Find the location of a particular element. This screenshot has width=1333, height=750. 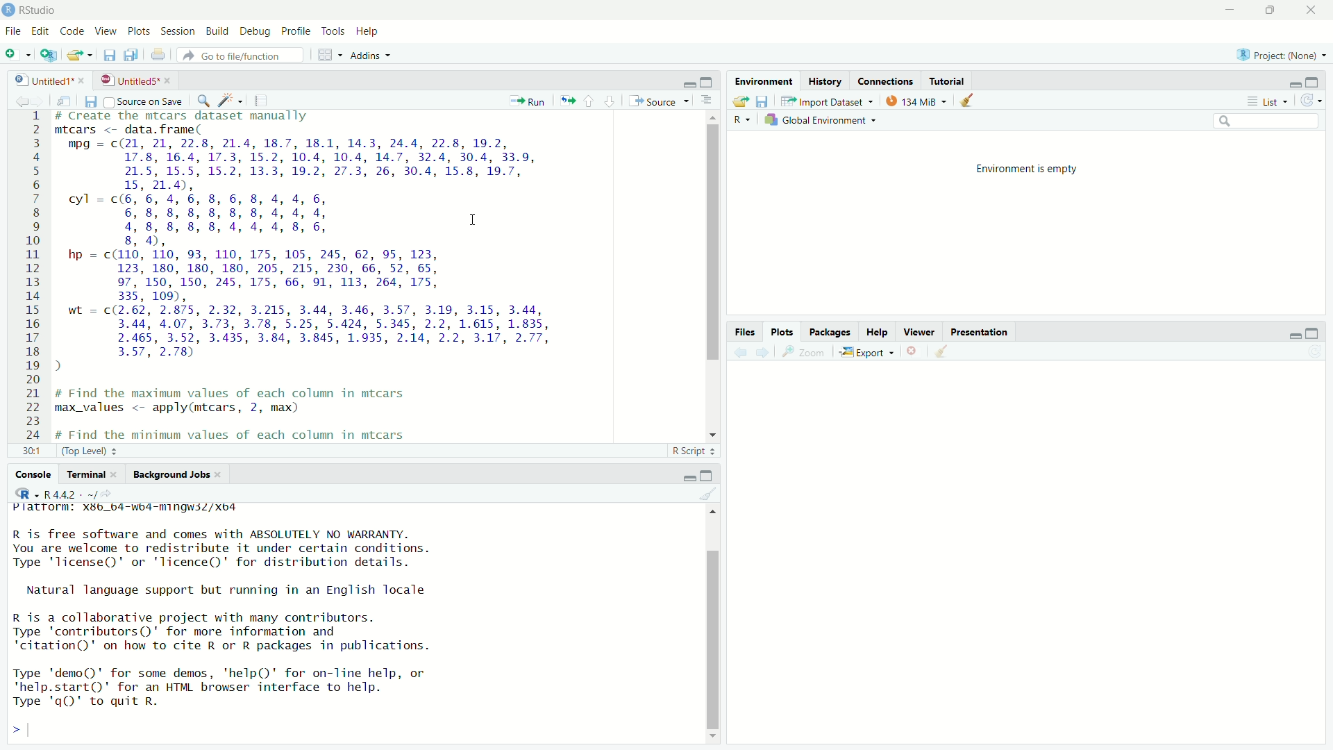

| Untitled5* * is located at coordinates (133, 80).